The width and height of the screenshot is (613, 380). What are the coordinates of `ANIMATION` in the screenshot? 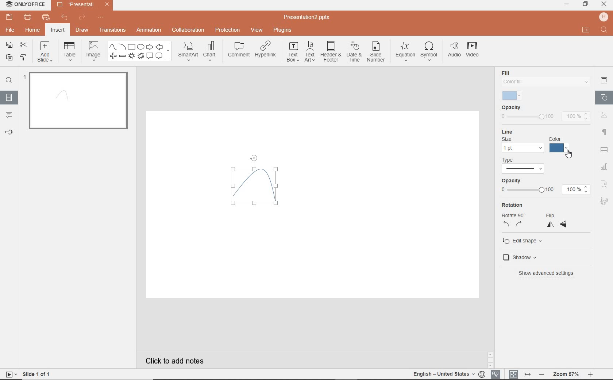 It's located at (150, 30).